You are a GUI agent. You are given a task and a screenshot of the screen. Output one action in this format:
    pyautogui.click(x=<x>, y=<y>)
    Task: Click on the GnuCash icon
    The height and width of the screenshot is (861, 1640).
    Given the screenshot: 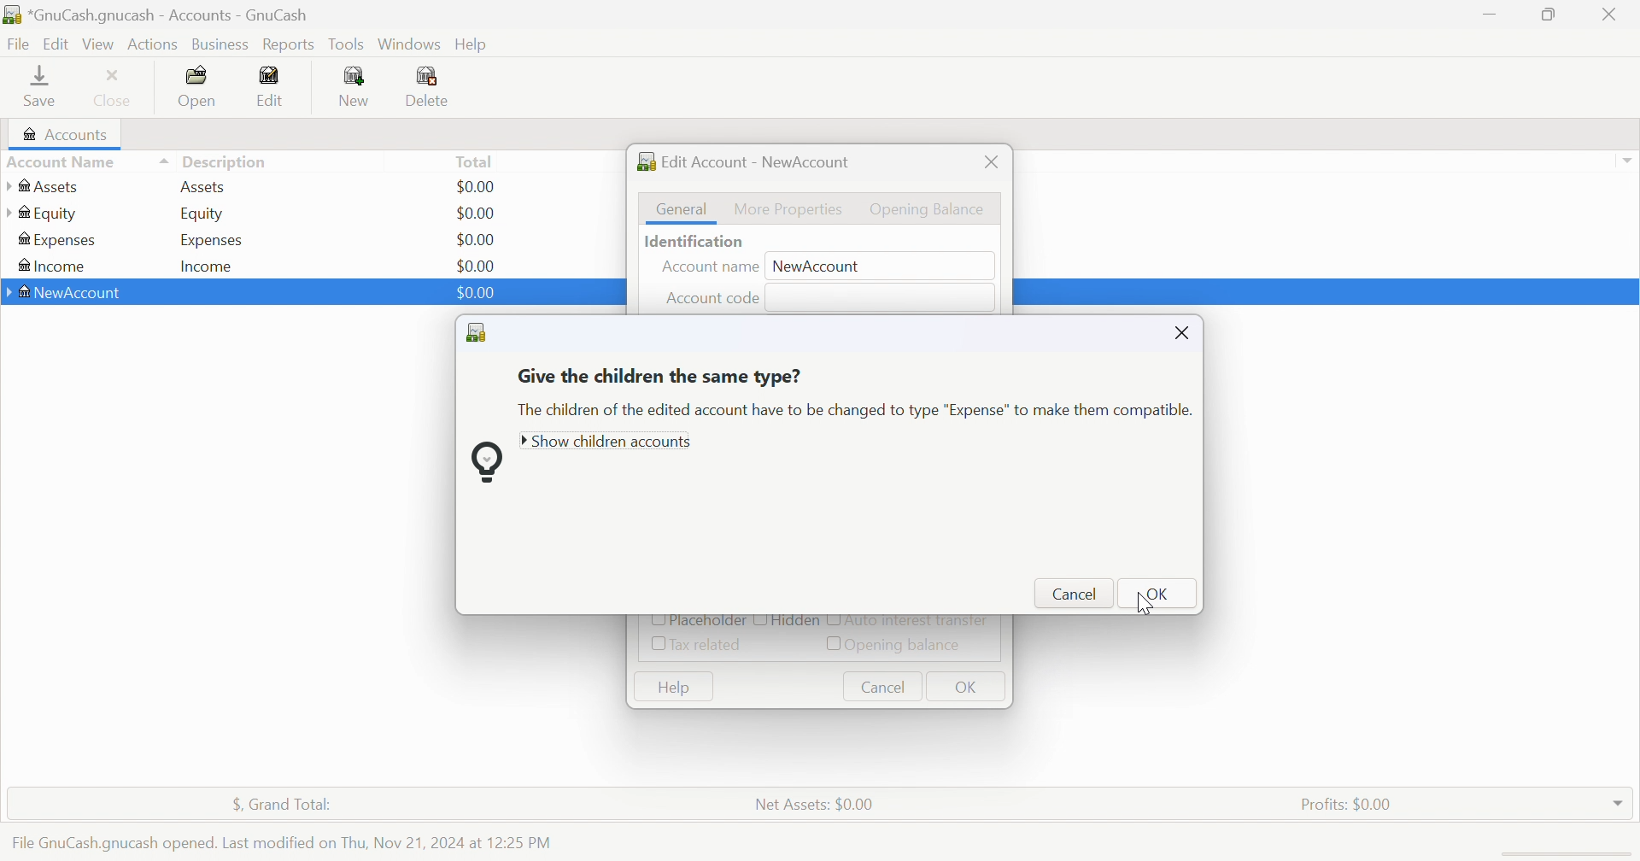 What is the action you would take?
    pyautogui.click(x=480, y=335)
    